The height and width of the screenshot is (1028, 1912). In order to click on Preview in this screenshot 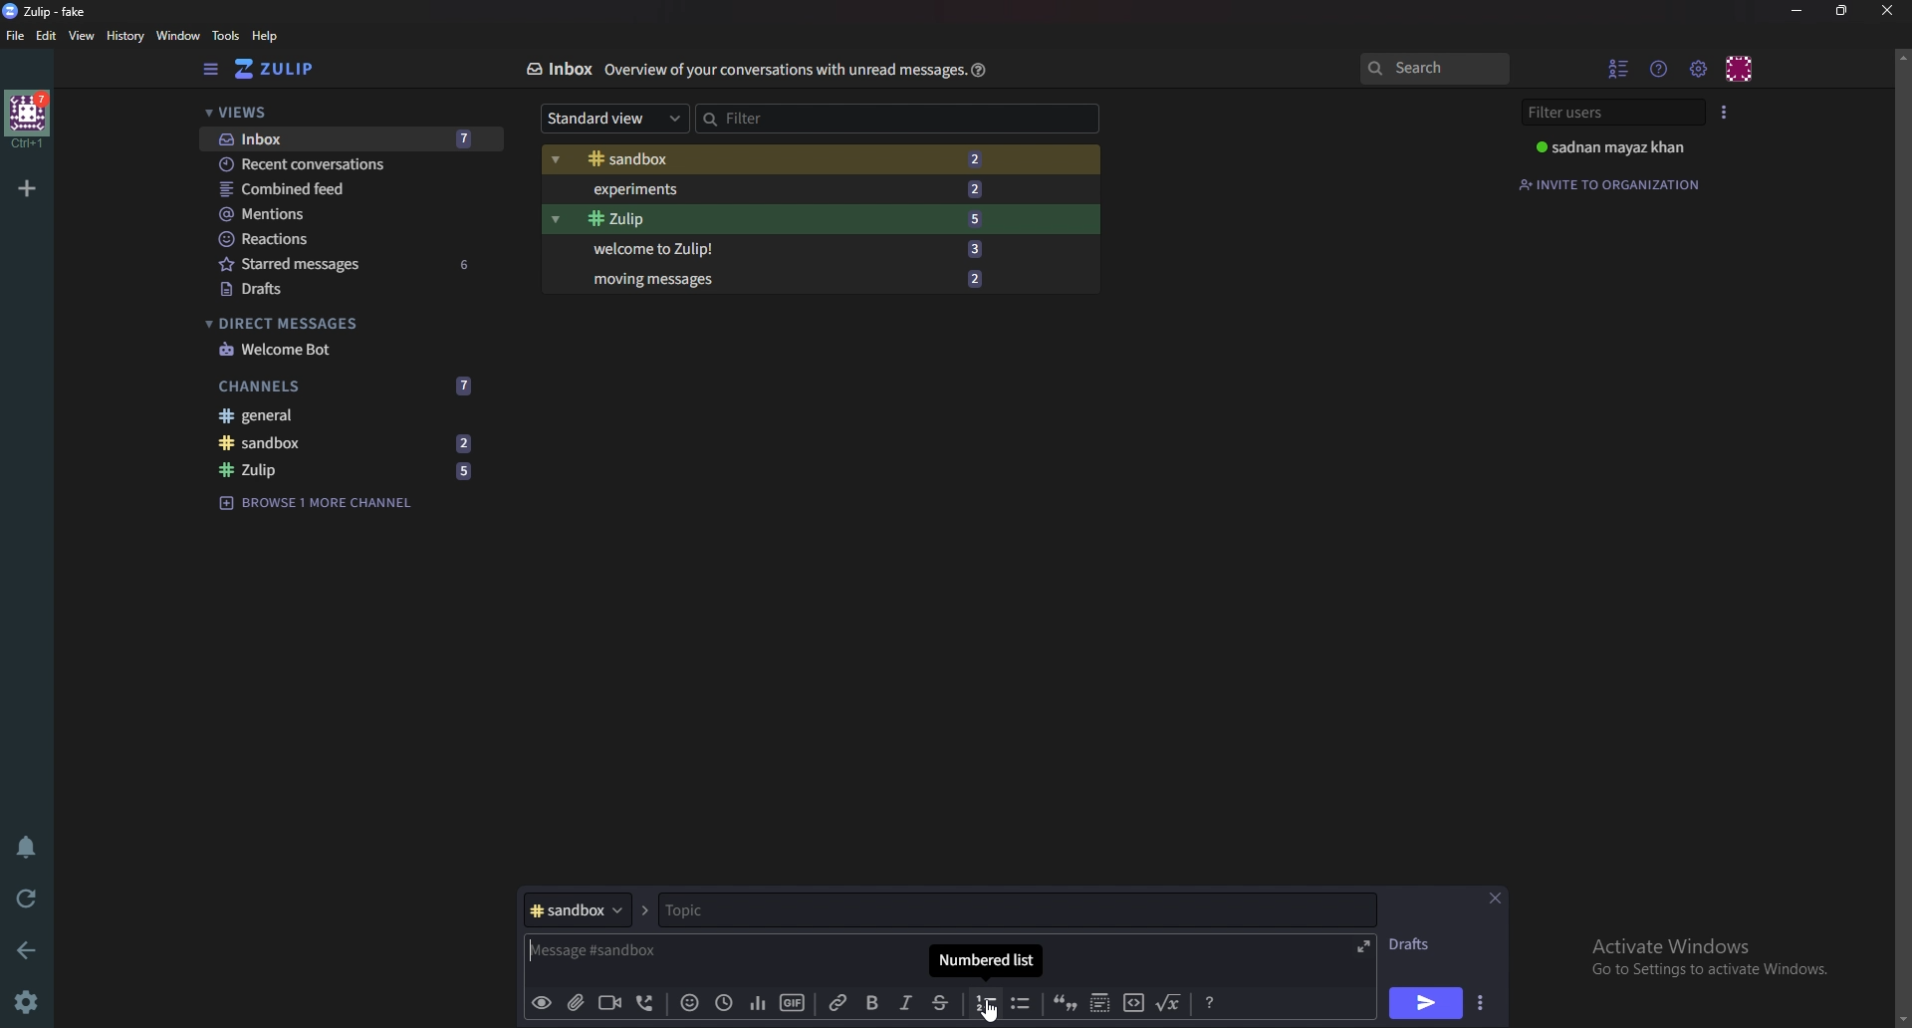, I will do `click(542, 1003)`.